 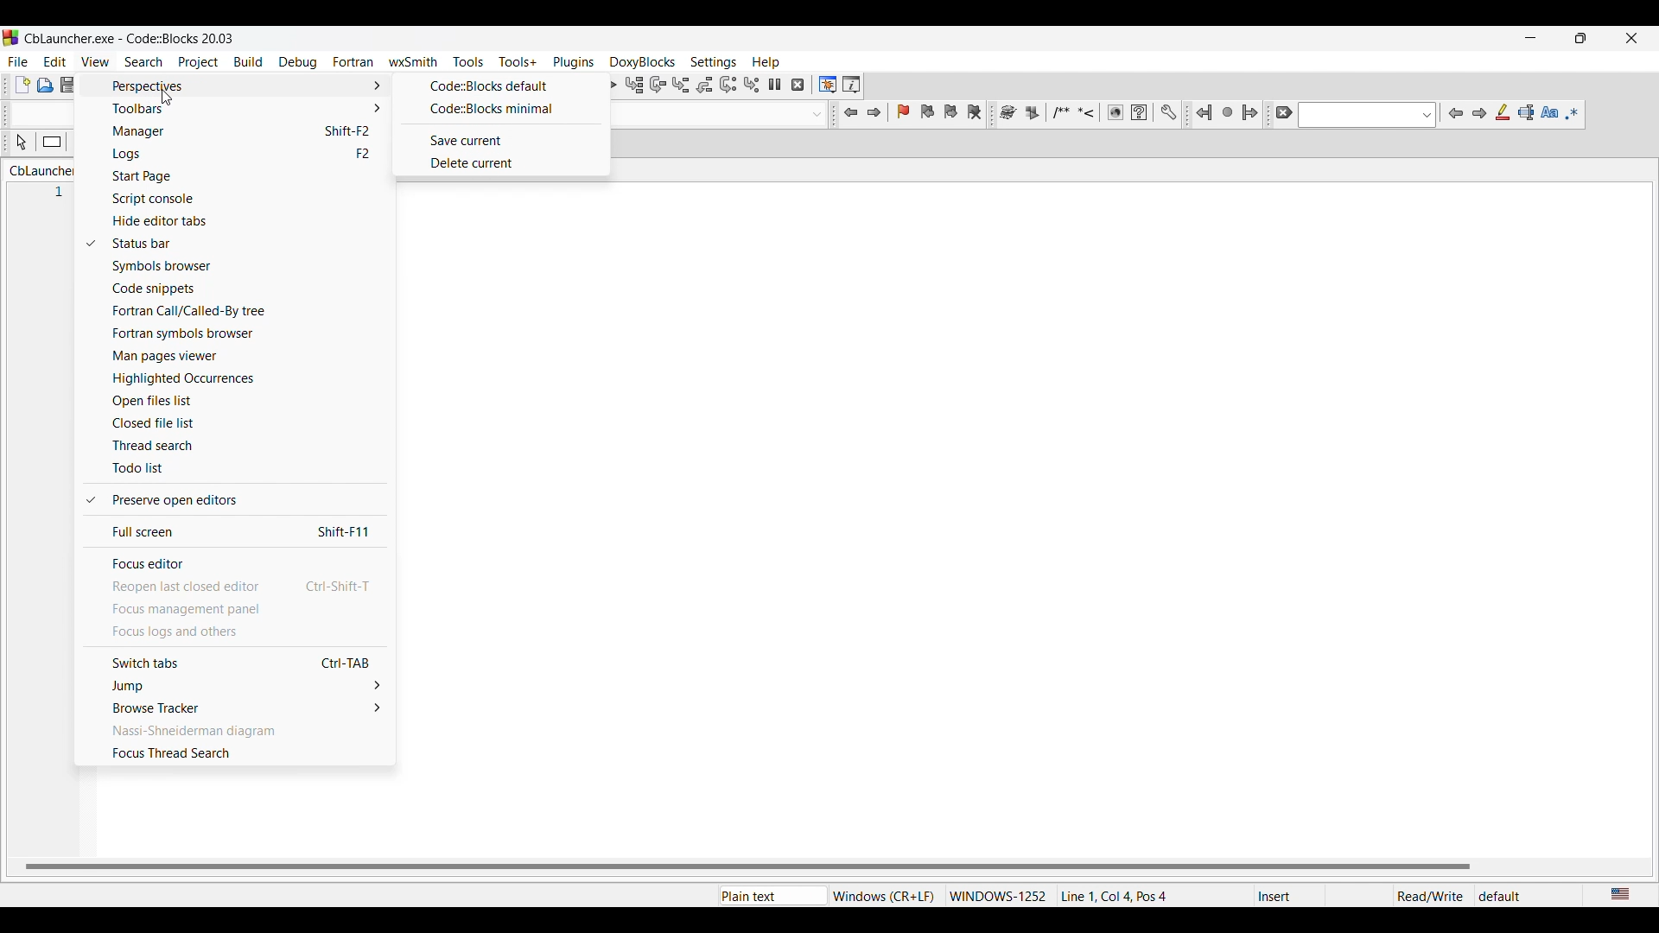 I want to click on Fortran menu, so click(x=353, y=62).